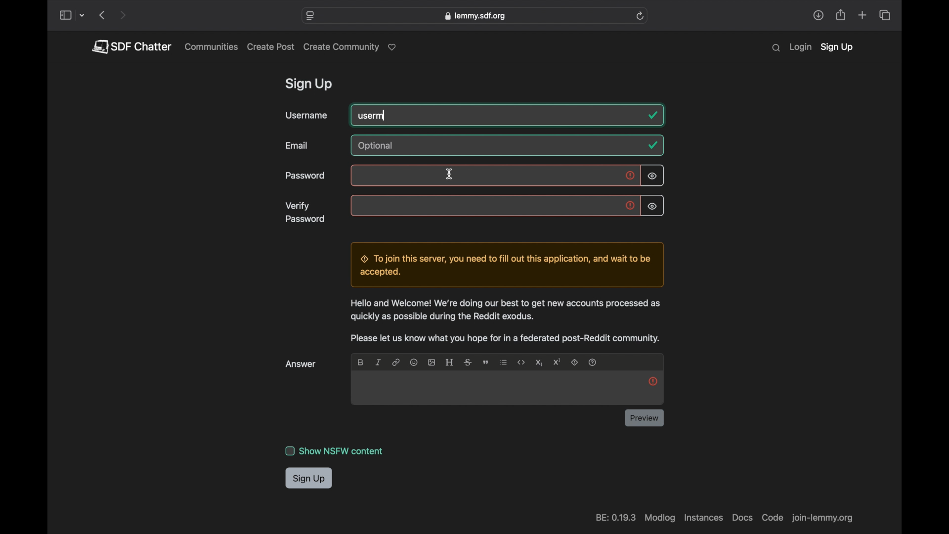  Describe the element at coordinates (83, 16) in the screenshot. I see `tab group picker` at that location.